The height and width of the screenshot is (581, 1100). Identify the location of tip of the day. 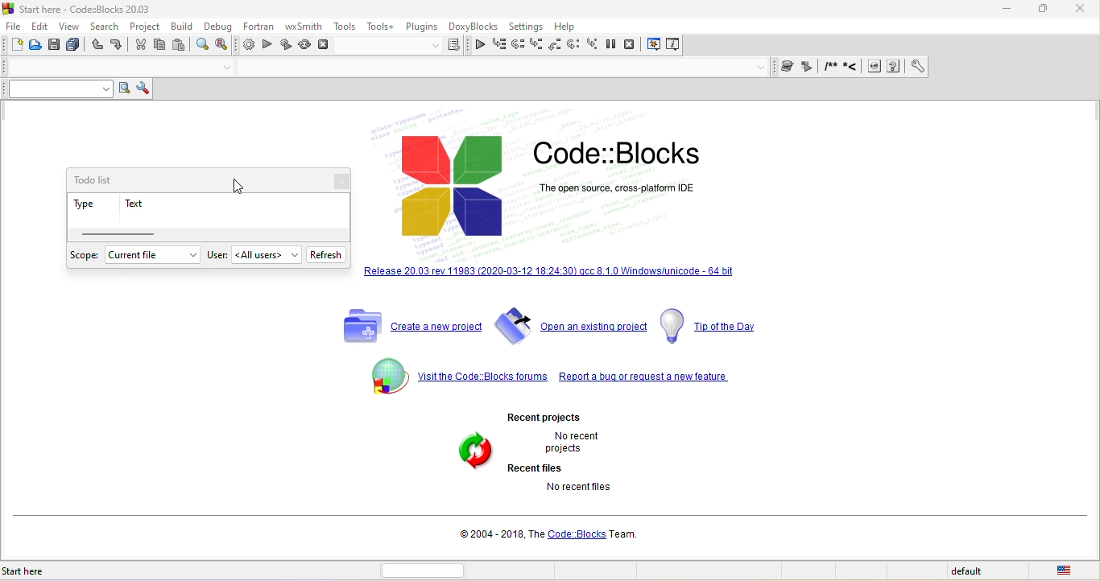
(713, 327).